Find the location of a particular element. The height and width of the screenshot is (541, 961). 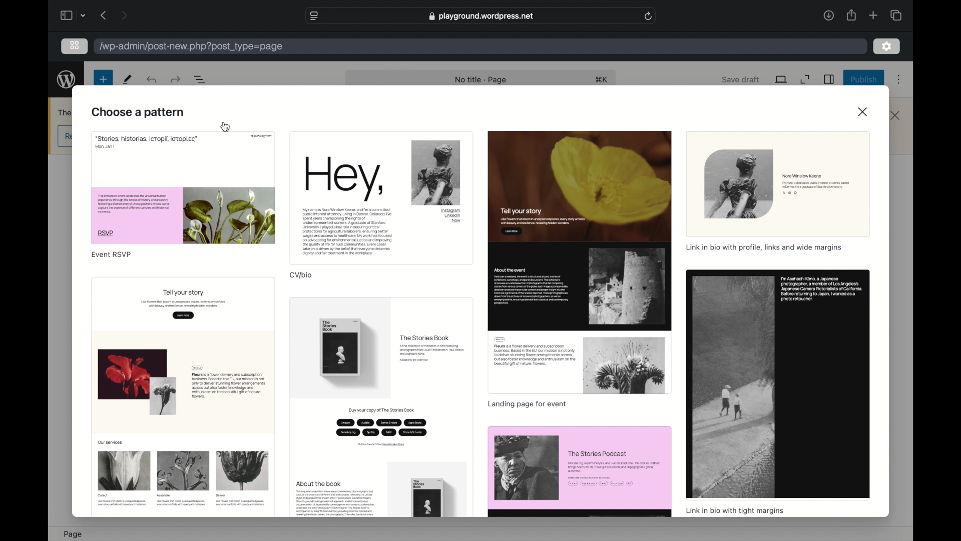

wordpress address is located at coordinates (192, 47).